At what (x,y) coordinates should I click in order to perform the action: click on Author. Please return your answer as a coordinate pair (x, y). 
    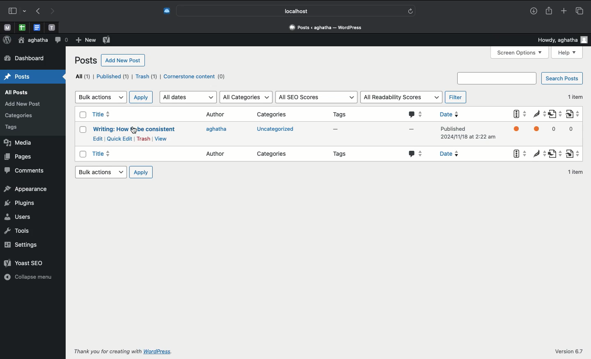
    Looking at the image, I should click on (217, 152).